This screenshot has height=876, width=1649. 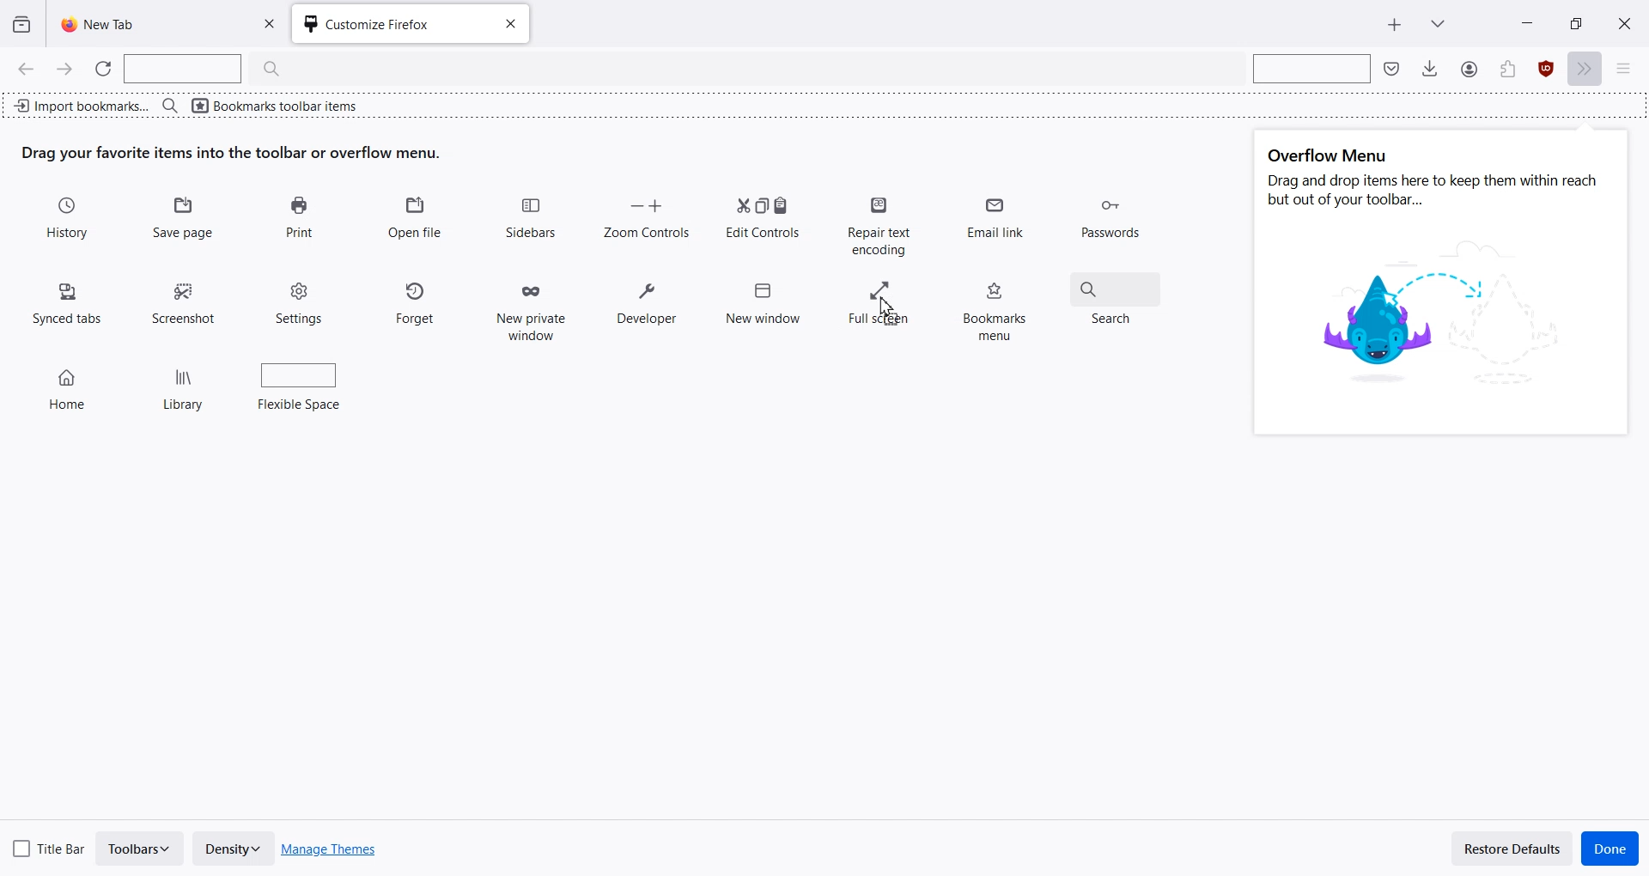 I want to click on New private window, so click(x=529, y=307).